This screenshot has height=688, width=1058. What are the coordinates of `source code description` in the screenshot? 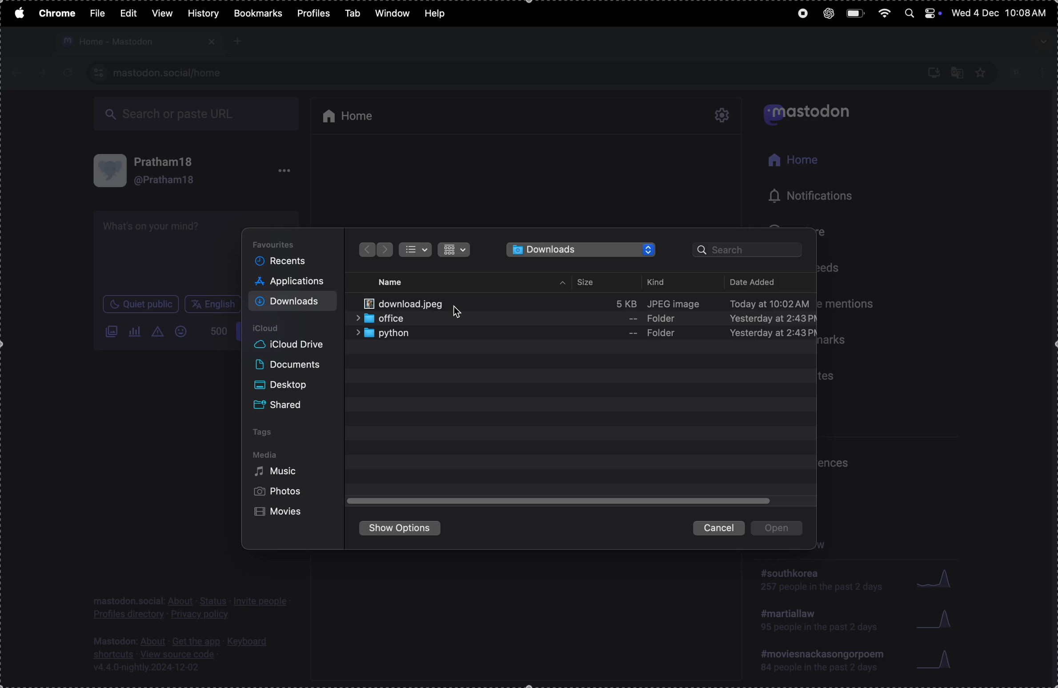 It's located at (184, 654).